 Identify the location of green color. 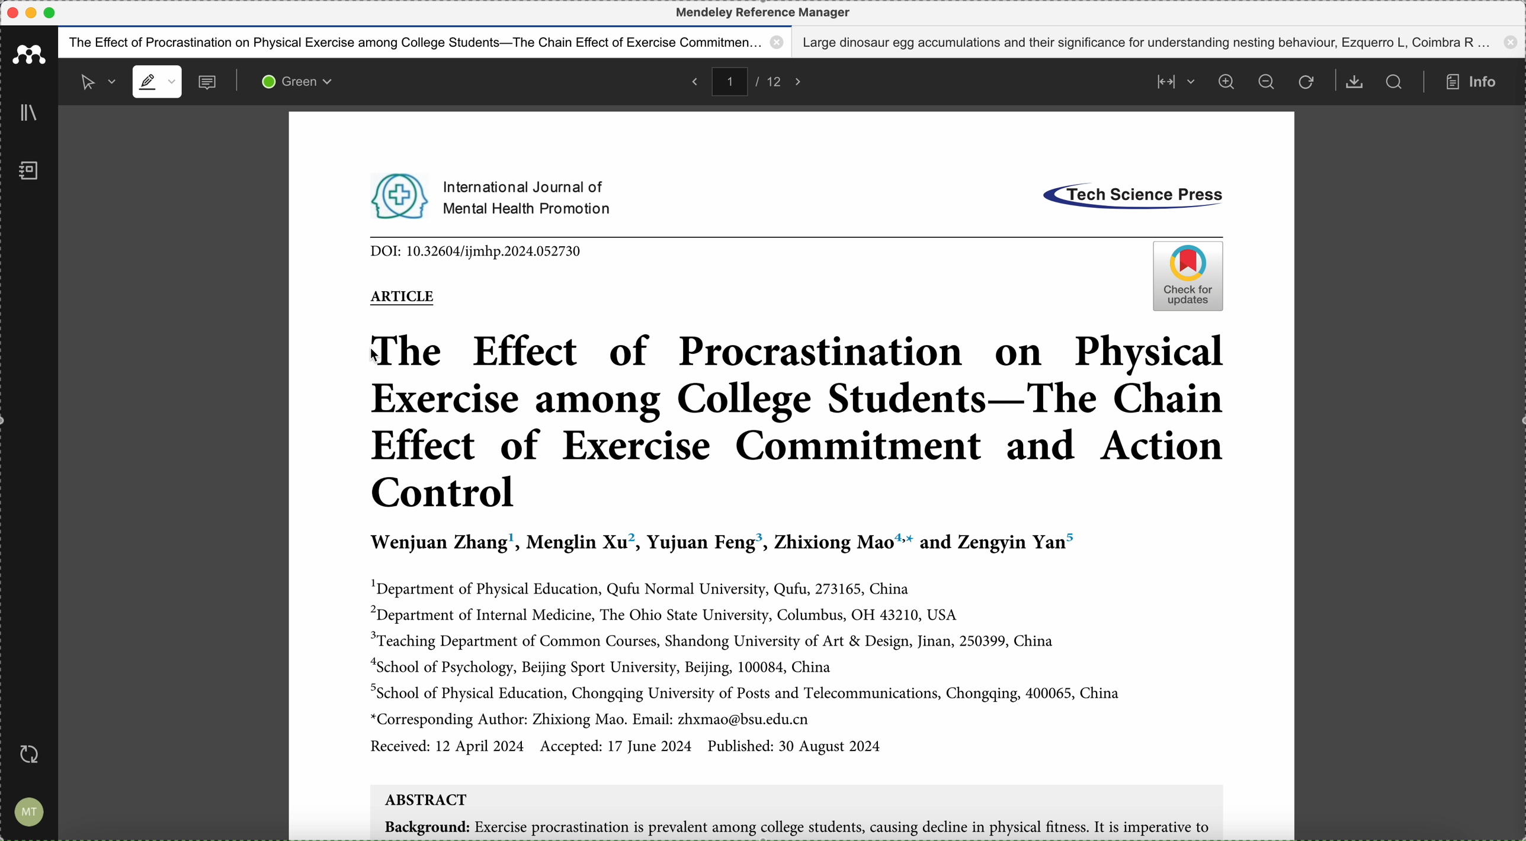
(300, 83).